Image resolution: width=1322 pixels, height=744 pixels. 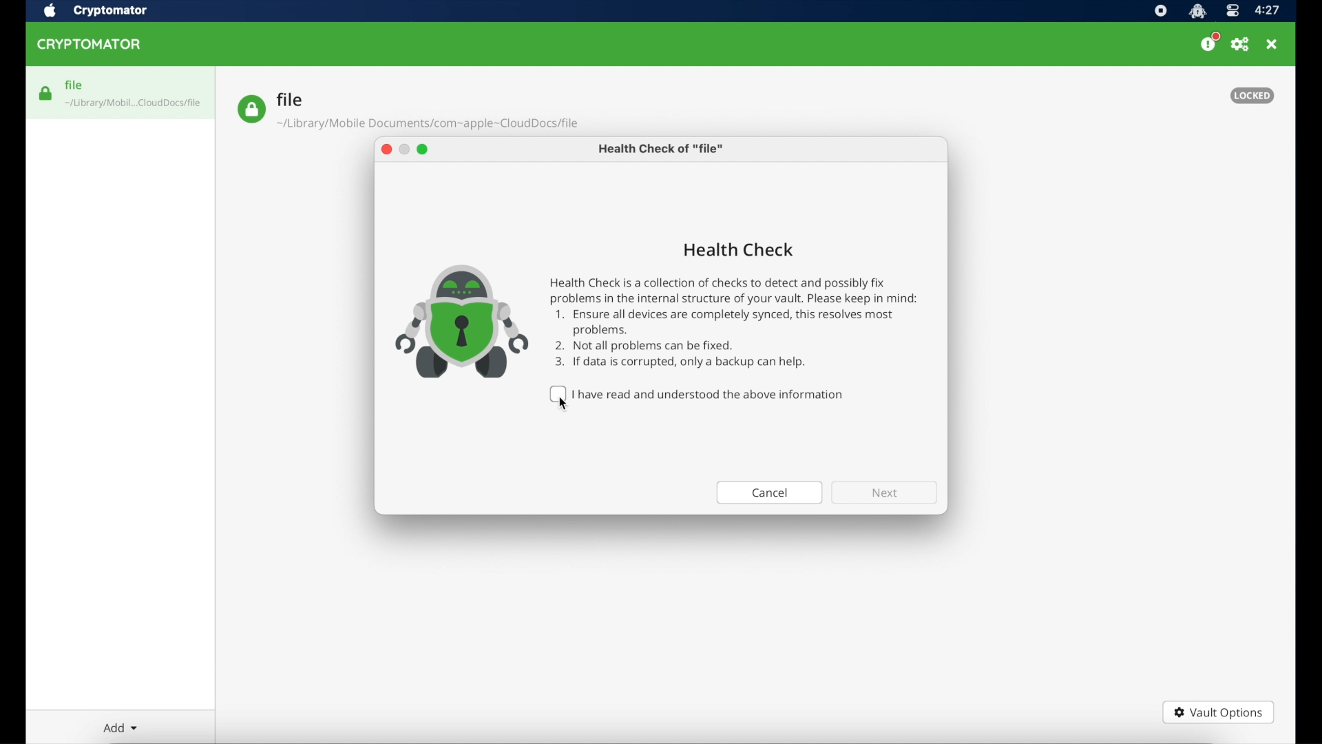 I want to click on minimize, so click(x=405, y=149).